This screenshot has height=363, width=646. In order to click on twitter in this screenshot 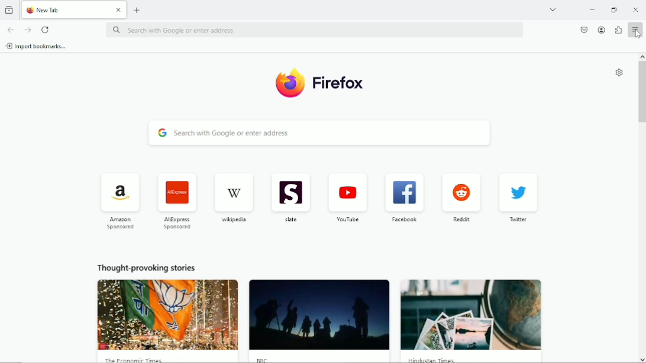, I will do `click(520, 190)`.